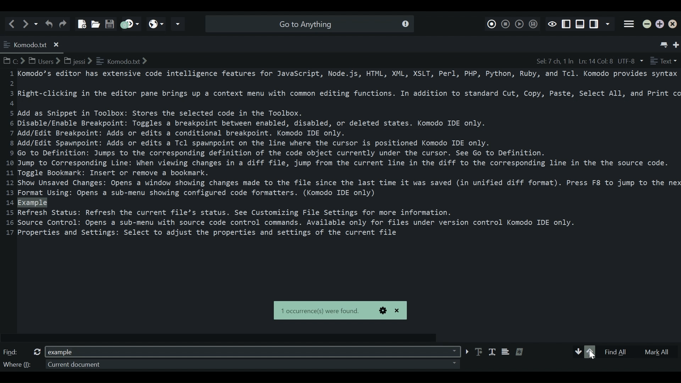  Describe the element at coordinates (37, 23) in the screenshot. I see `Recent locations` at that location.